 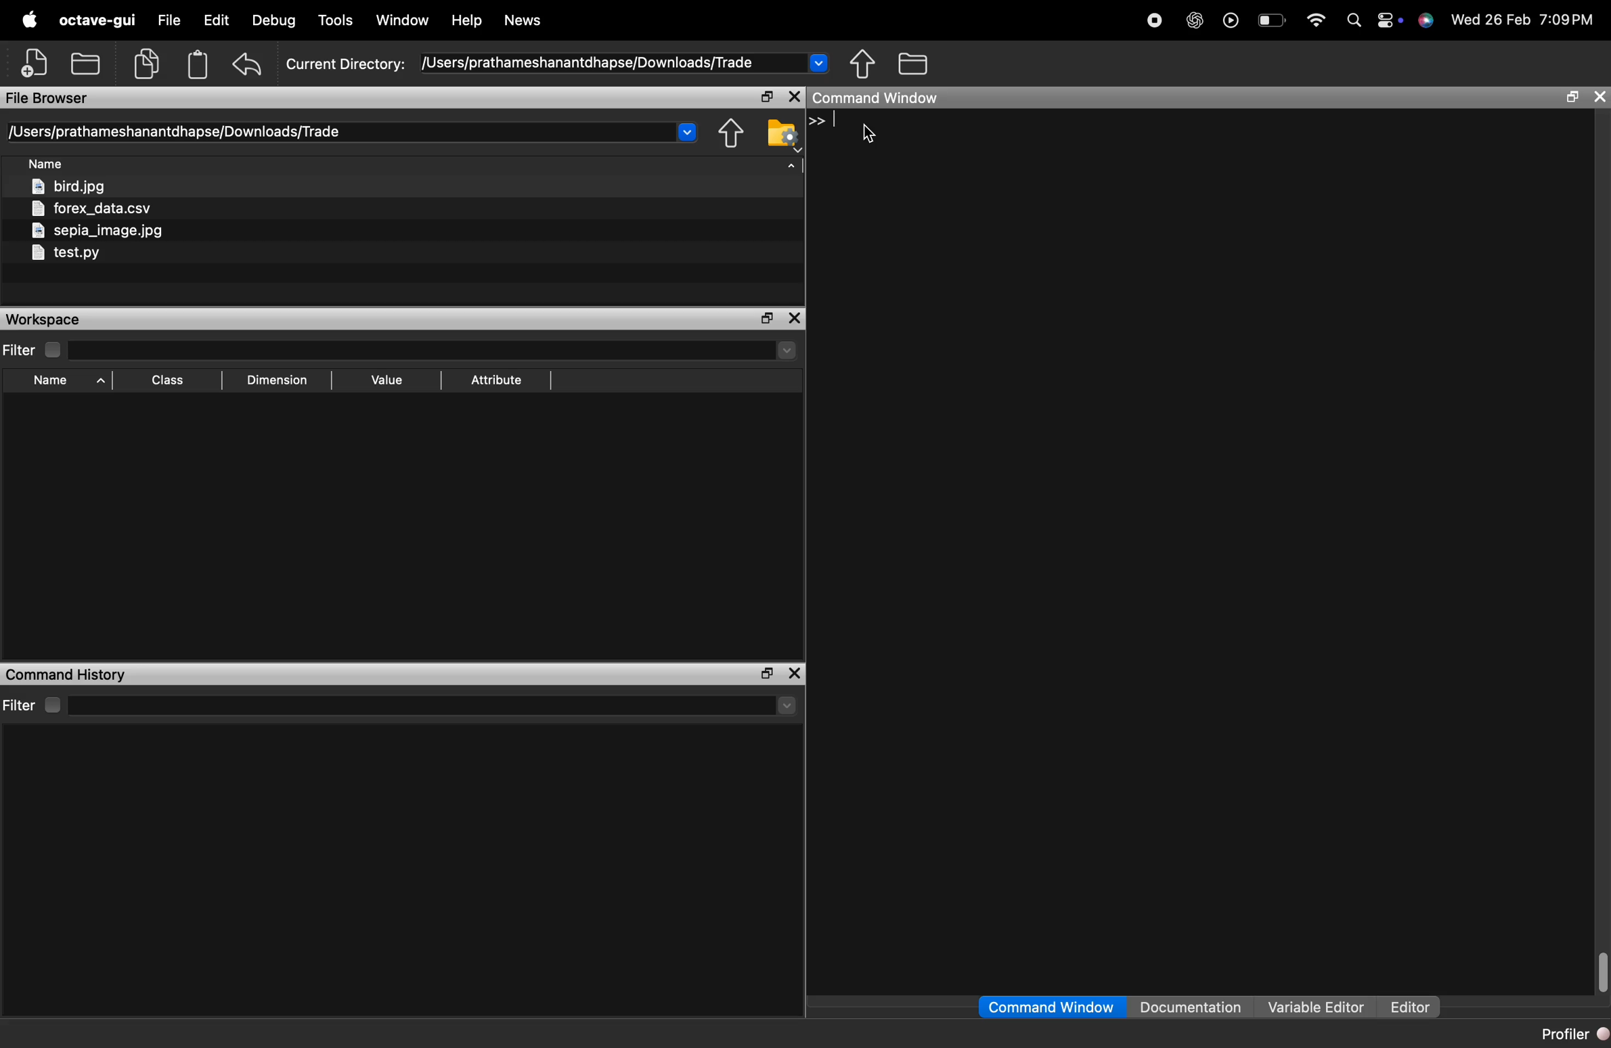 What do you see at coordinates (199, 64) in the screenshot?
I see `paste` at bounding box center [199, 64].